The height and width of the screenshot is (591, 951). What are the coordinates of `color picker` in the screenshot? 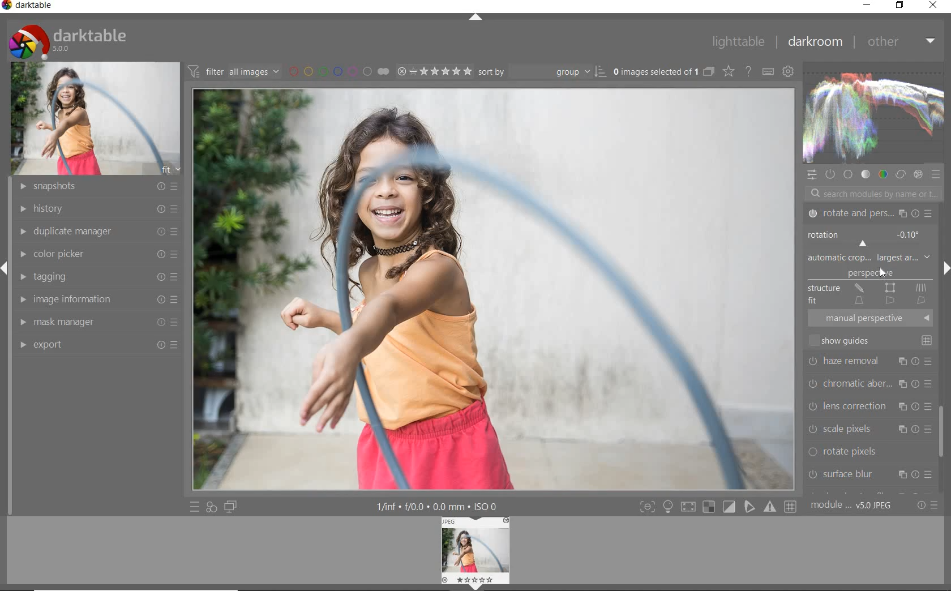 It's located at (97, 254).